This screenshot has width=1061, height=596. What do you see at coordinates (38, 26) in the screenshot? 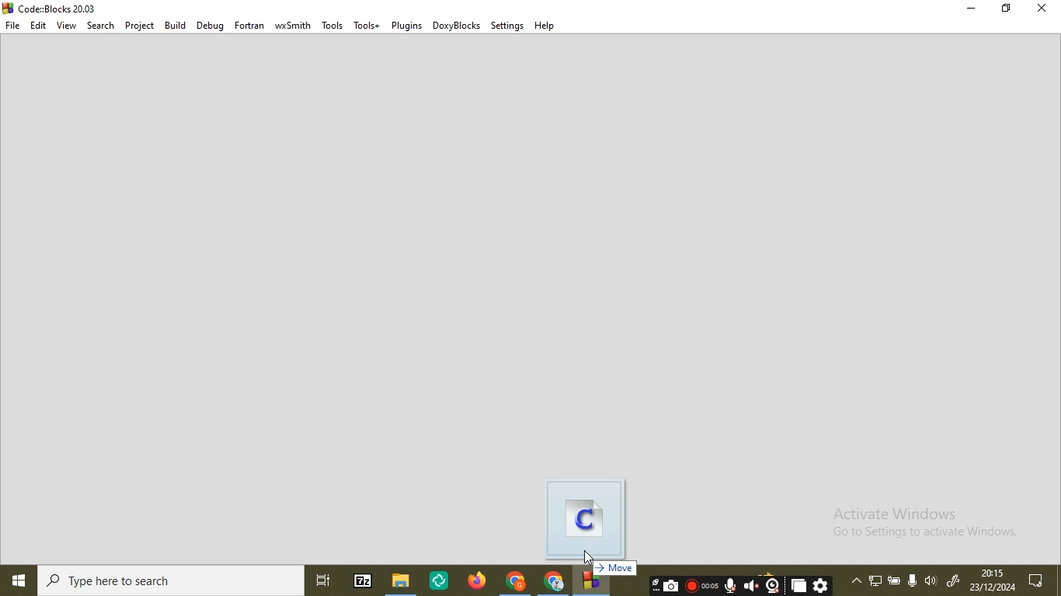
I see `Edit ` at bounding box center [38, 26].